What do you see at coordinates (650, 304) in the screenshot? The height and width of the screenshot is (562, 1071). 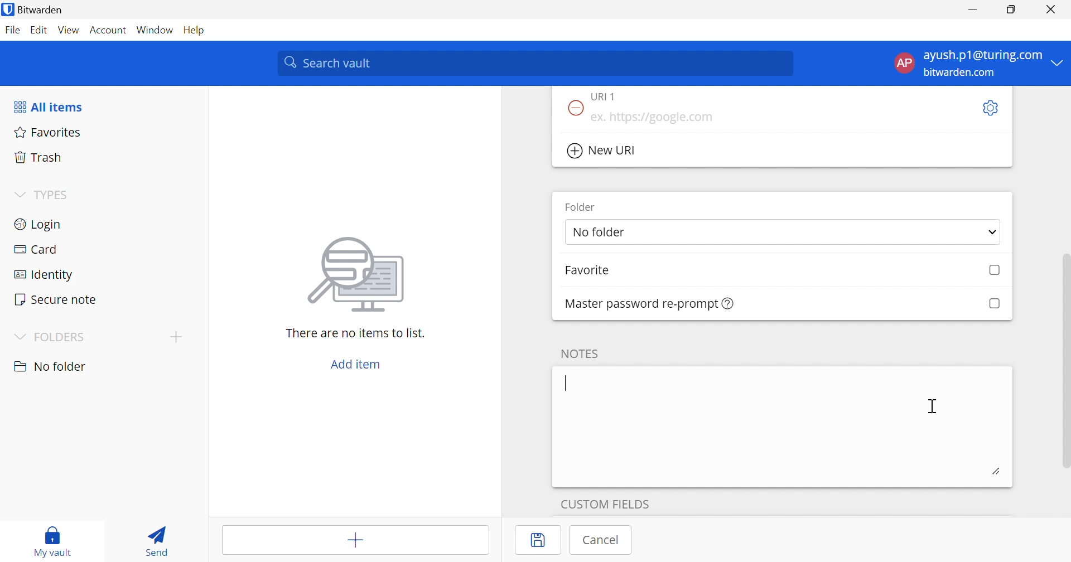 I see `Master password re-prompt` at bounding box center [650, 304].